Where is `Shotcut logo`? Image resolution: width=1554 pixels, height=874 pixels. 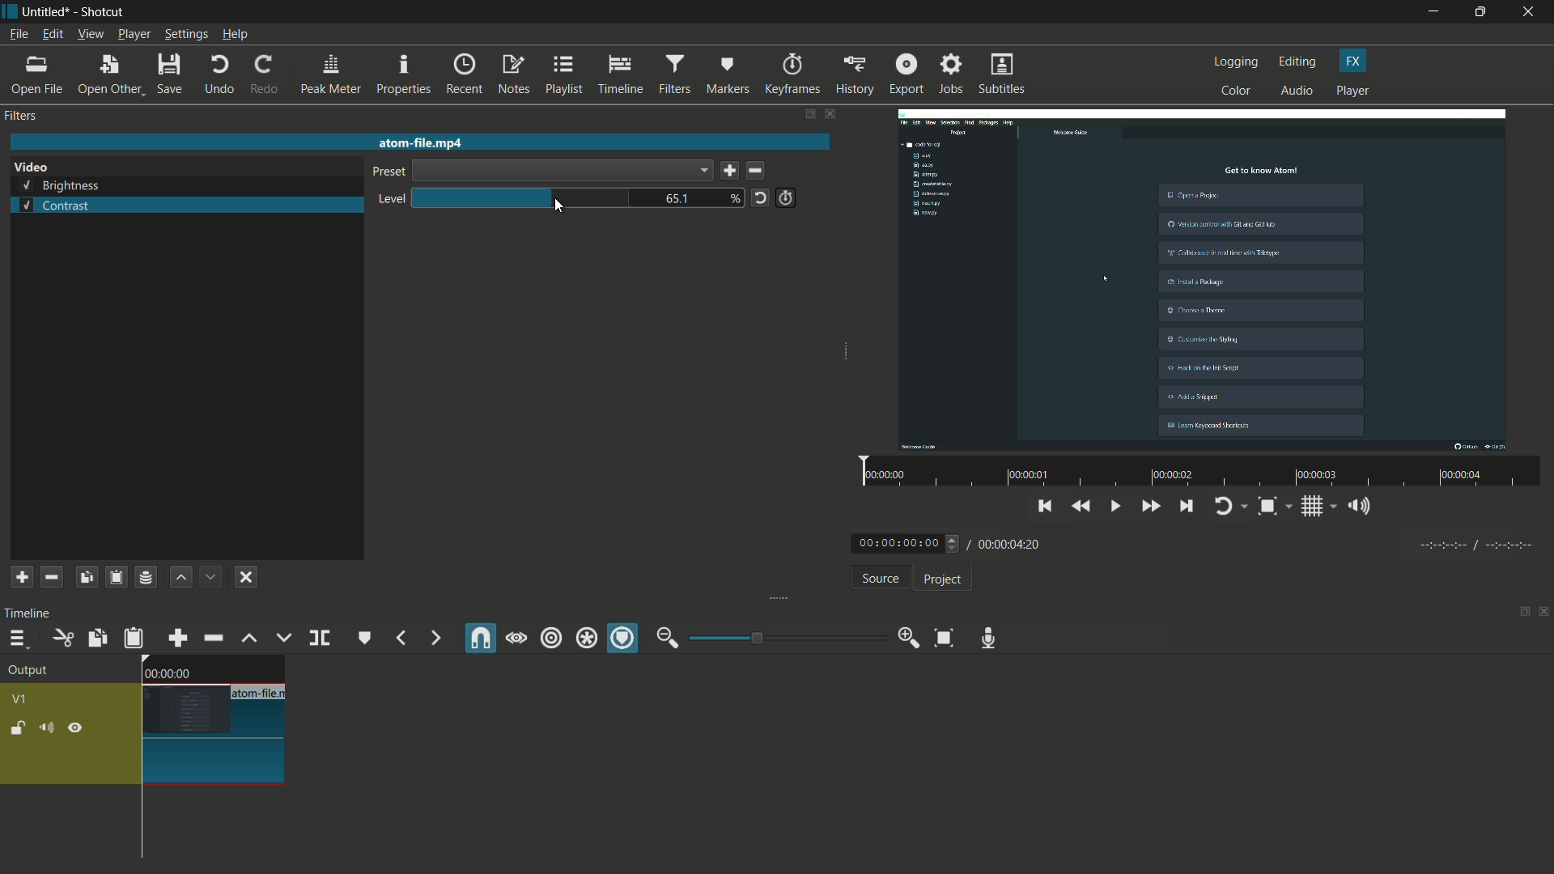 Shotcut logo is located at coordinates (10, 11).